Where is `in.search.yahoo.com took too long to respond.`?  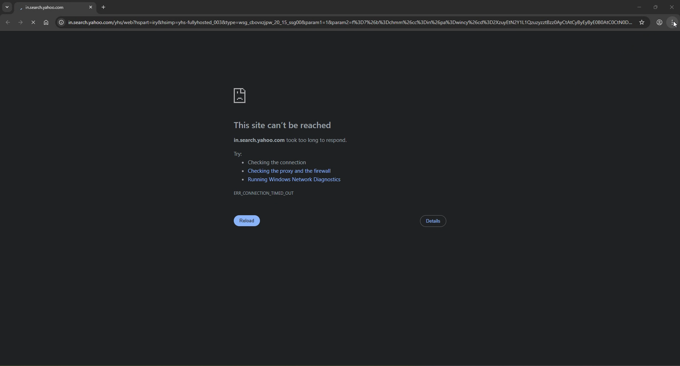
in.search.yahoo.com took too long to respond. is located at coordinates (290, 141).